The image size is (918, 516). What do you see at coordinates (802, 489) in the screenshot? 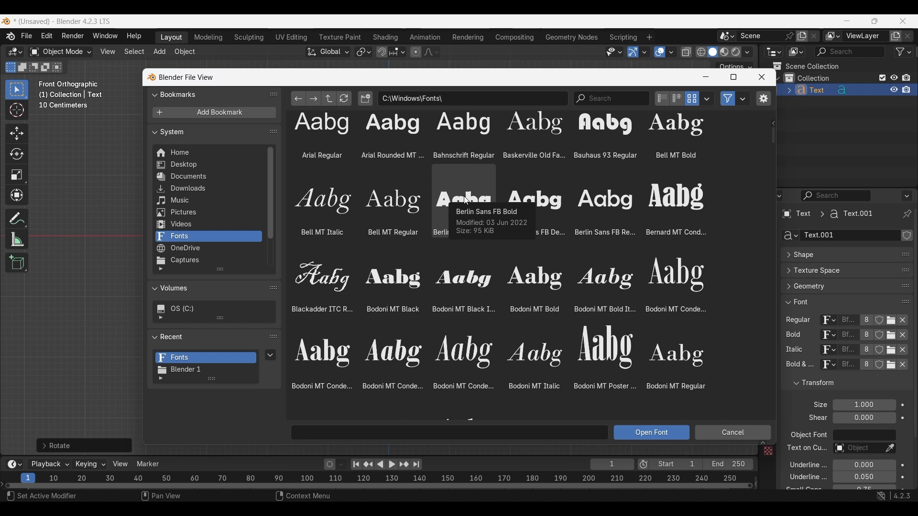
I see `text` at bounding box center [802, 489].